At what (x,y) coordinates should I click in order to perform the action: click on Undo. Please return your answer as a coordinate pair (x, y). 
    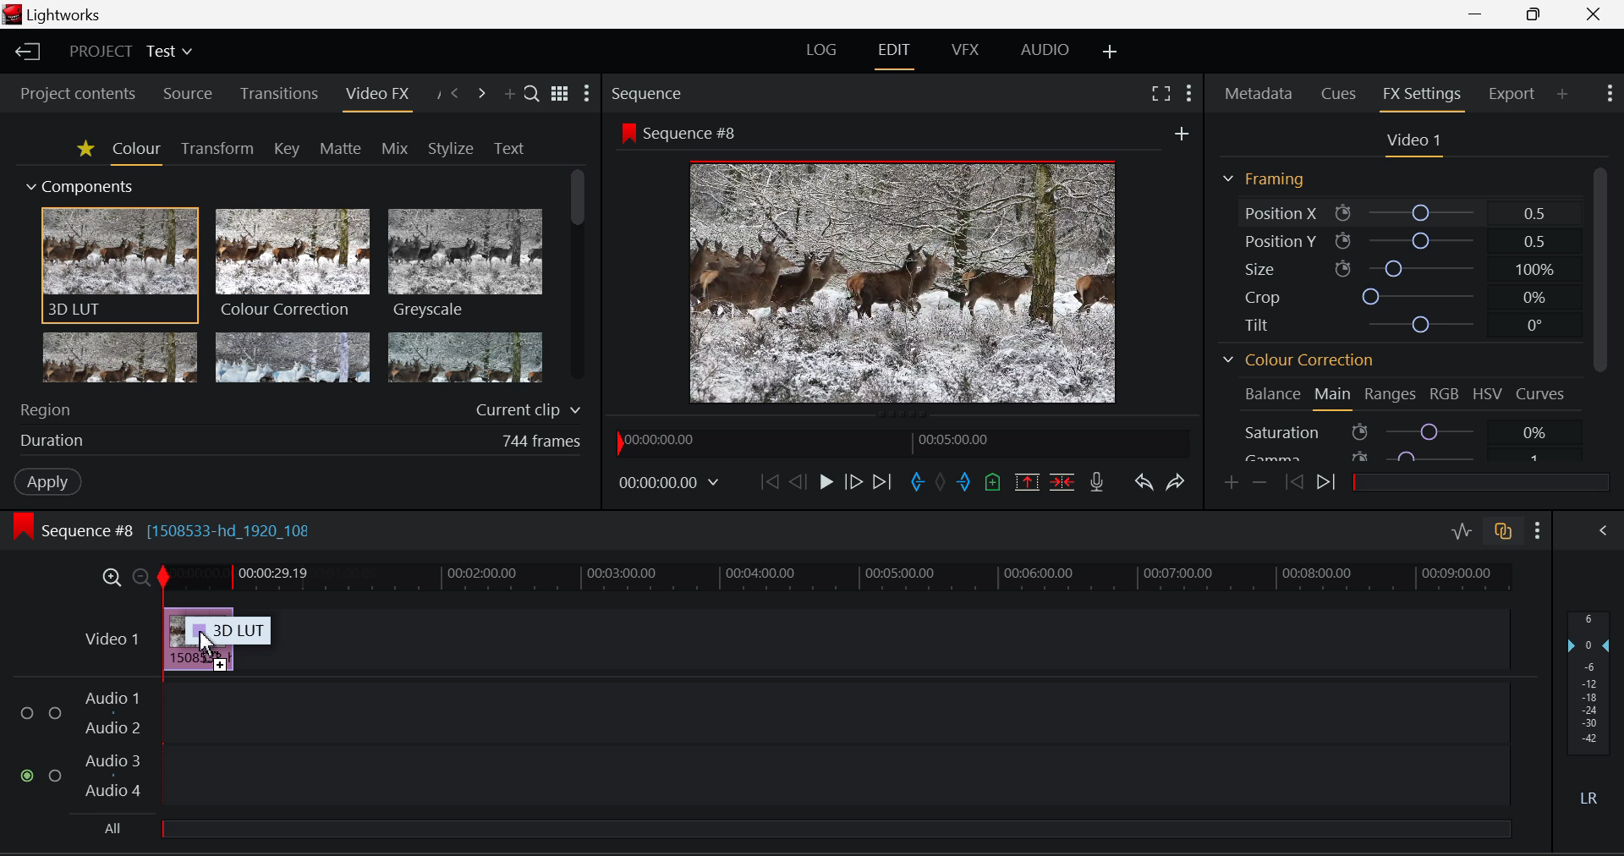
    Looking at the image, I should click on (1145, 485).